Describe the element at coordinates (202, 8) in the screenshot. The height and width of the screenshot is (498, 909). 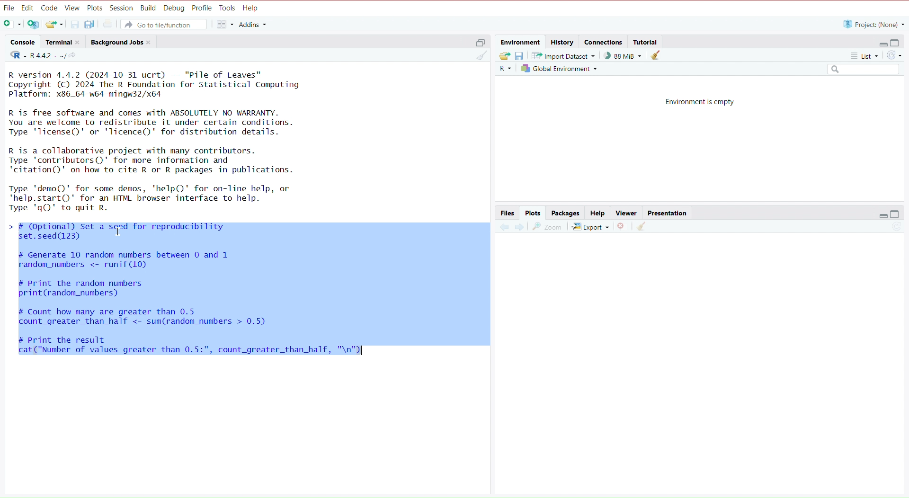
I see `Profile` at that location.